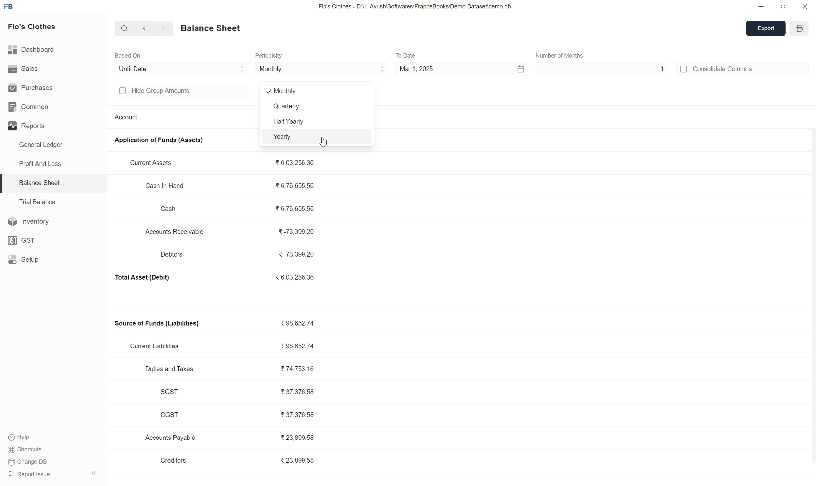 The height and width of the screenshot is (486, 816). I want to click on Account, so click(128, 118).